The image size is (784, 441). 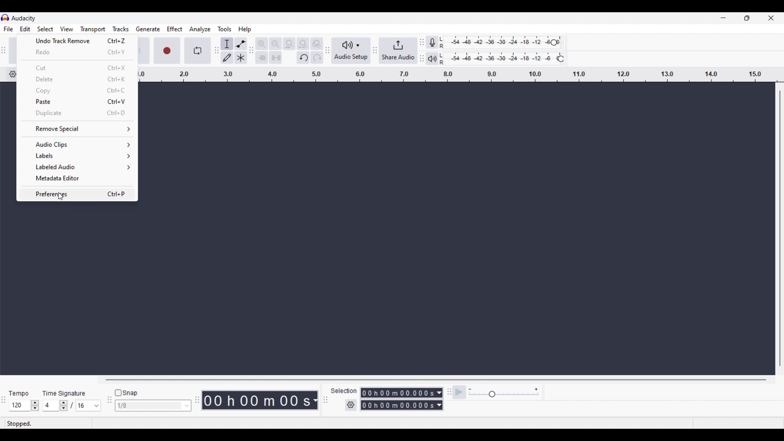 I want to click on Metric options to record duration, so click(x=439, y=399).